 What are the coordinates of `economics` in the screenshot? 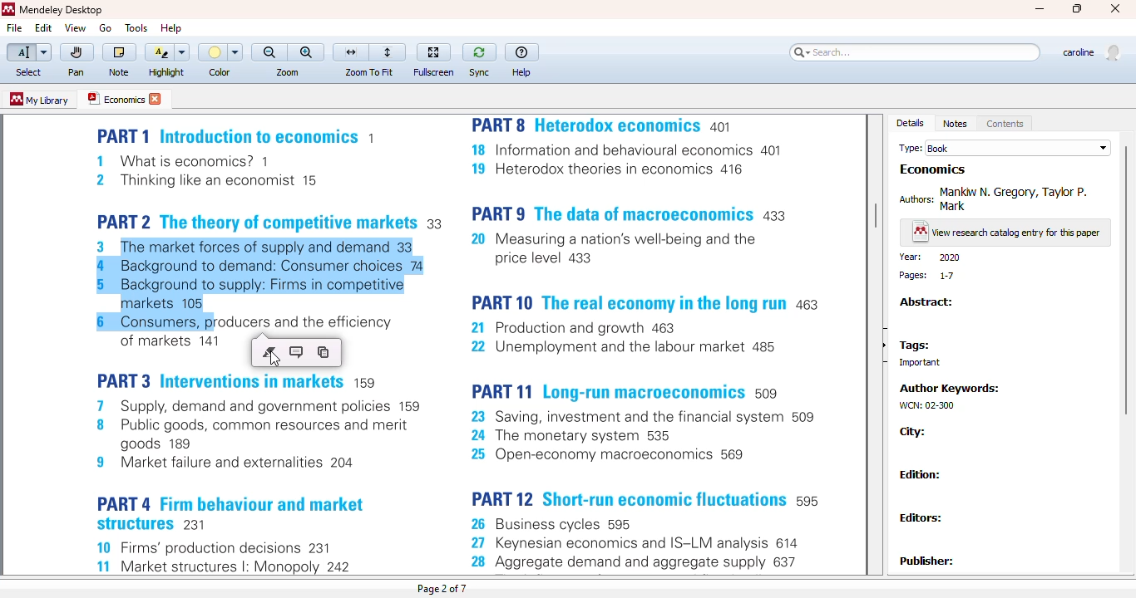 It's located at (115, 98).